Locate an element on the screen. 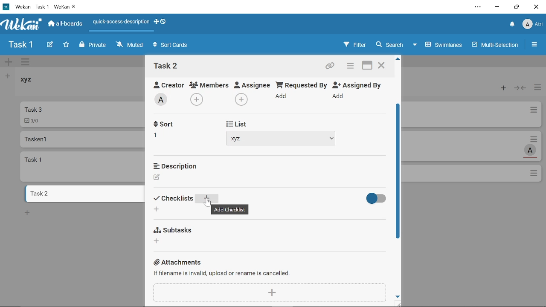  Received is located at coordinates (173, 125).